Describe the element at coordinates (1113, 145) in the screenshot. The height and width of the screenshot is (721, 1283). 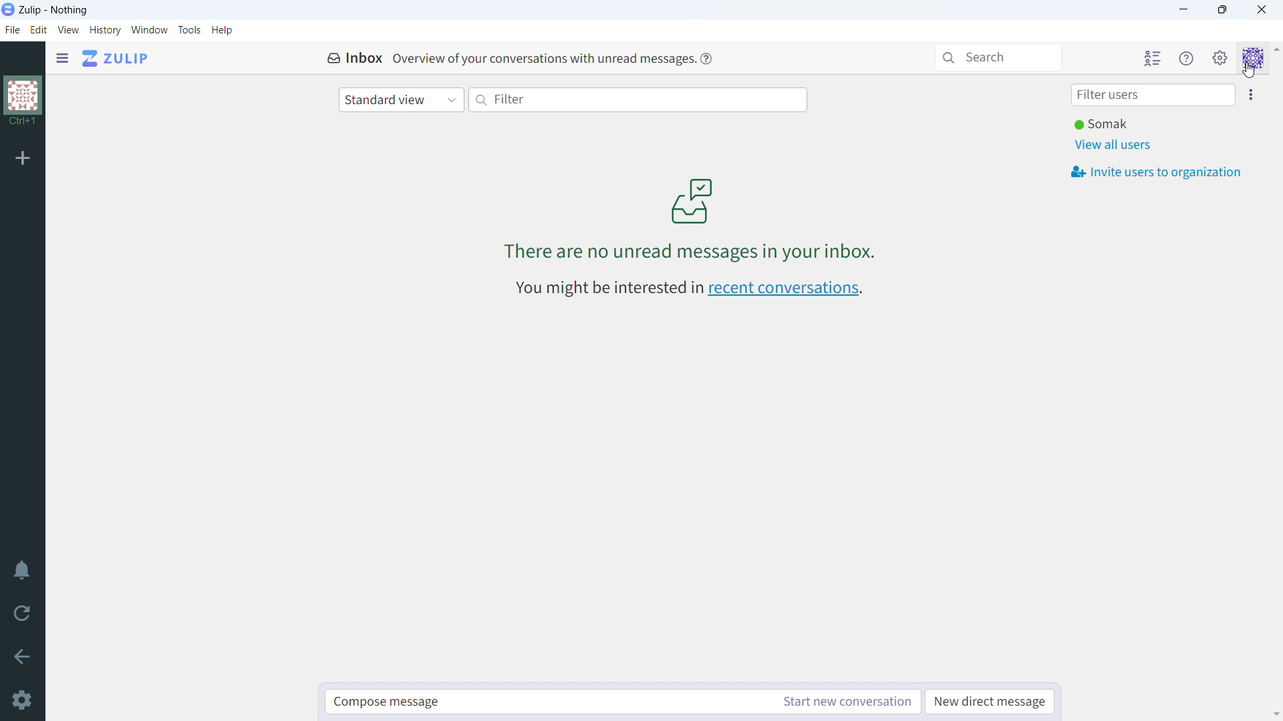
I see `view all users` at that location.